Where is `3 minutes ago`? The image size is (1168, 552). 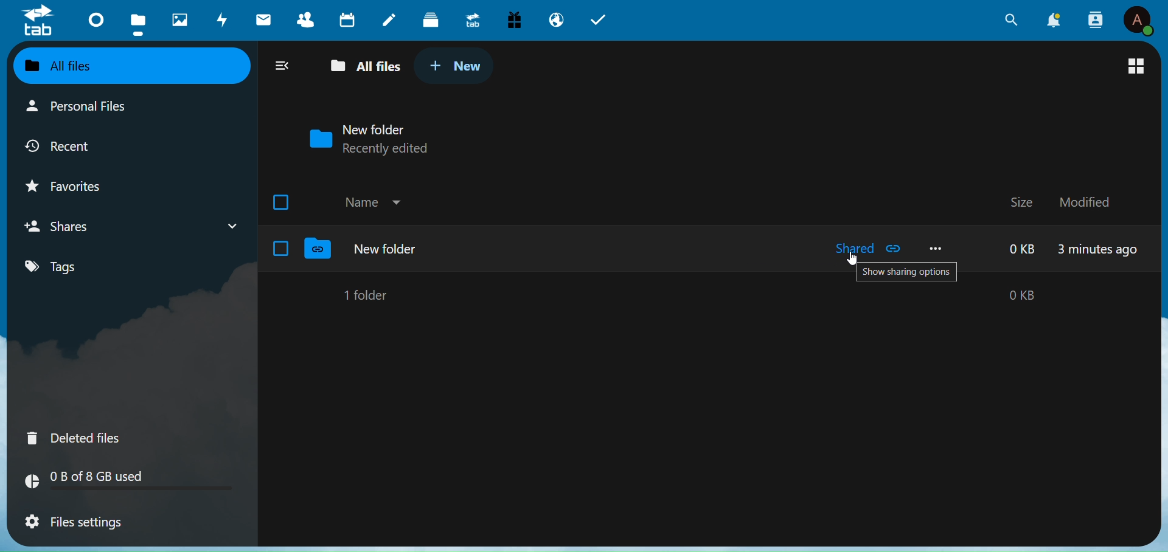 3 minutes ago is located at coordinates (1098, 251).